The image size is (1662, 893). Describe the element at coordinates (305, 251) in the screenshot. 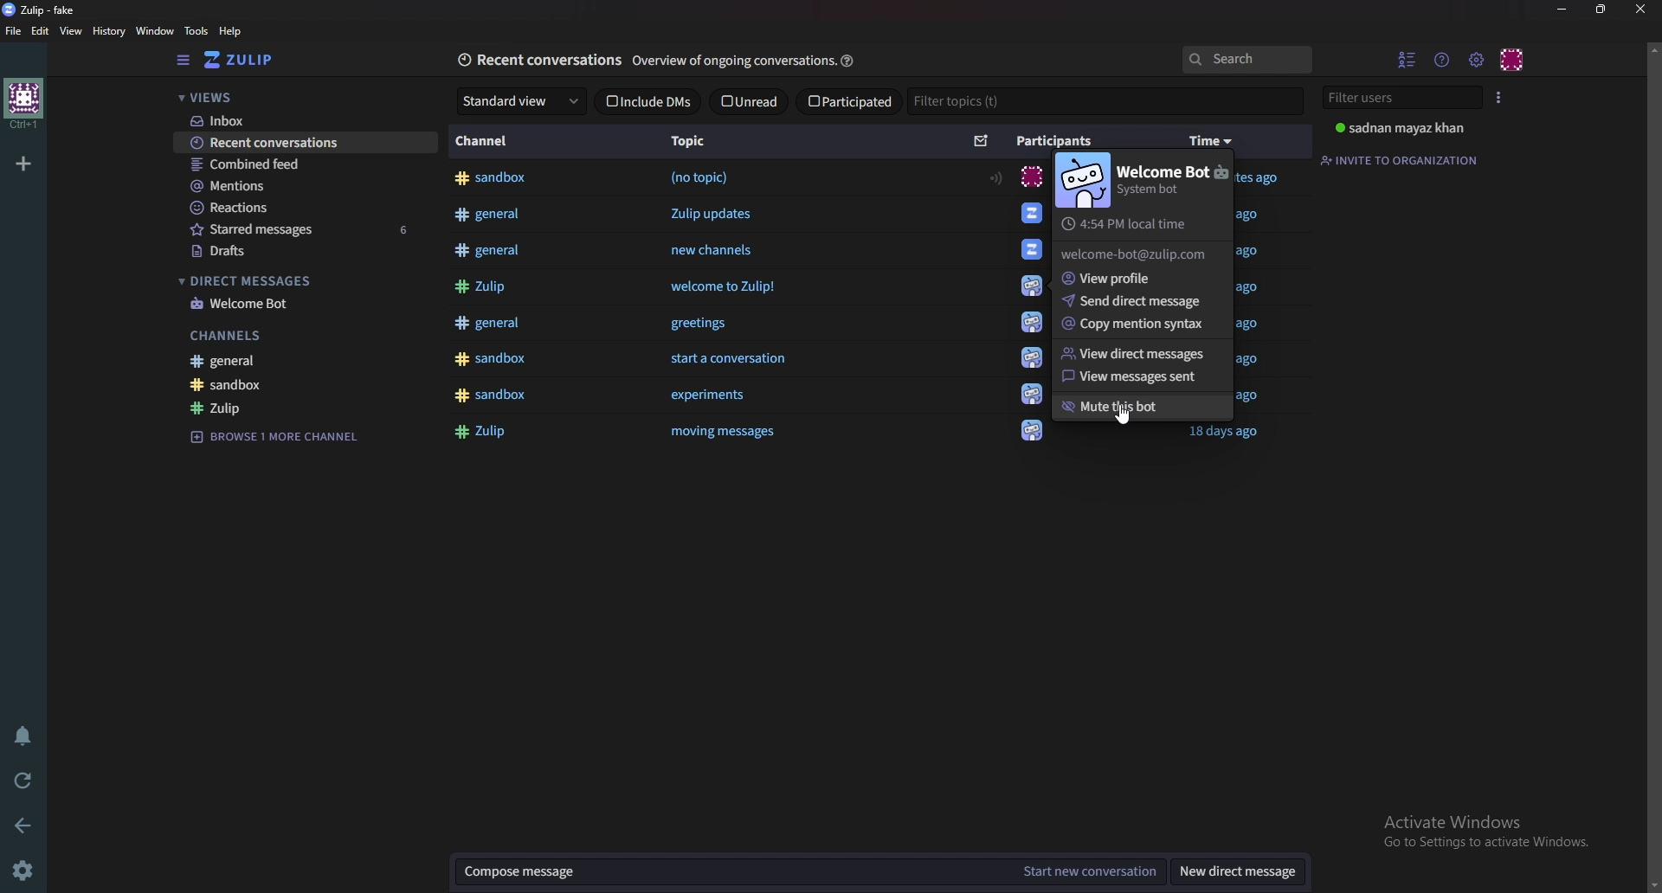

I see `Drafts` at that location.